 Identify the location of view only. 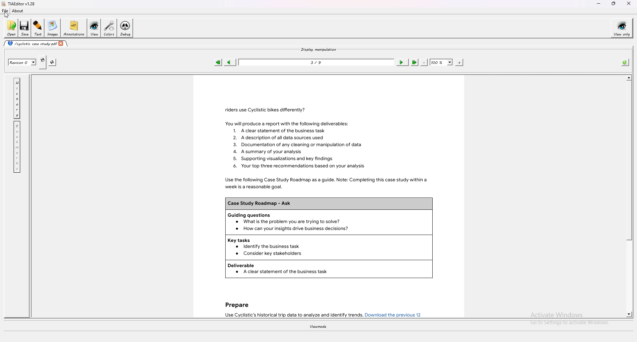
(622, 28).